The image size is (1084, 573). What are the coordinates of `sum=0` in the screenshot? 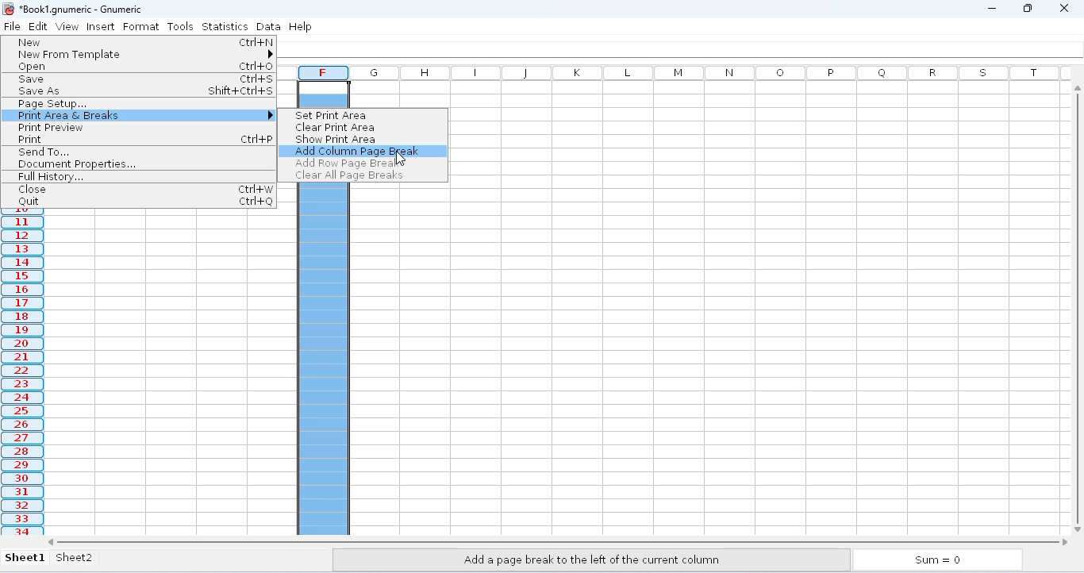 It's located at (940, 561).